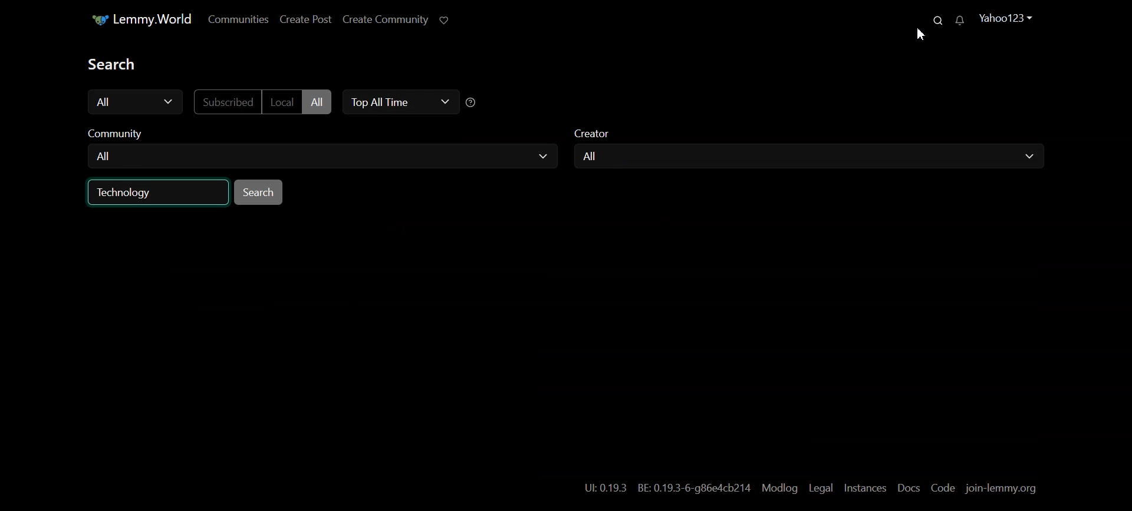 The image size is (1132, 511). What do you see at coordinates (804, 157) in the screenshot?
I see `All` at bounding box center [804, 157].